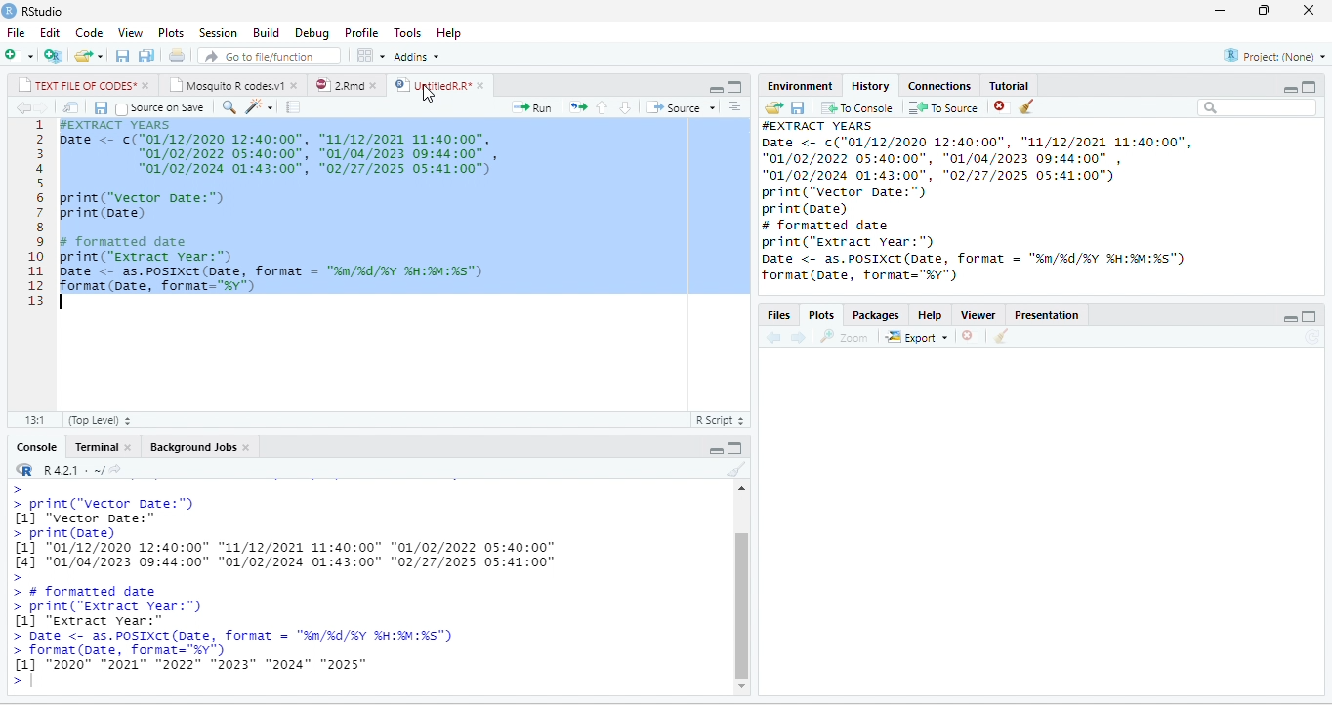 This screenshot has height=705, width=1332. Describe the element at coordinates (247, 447) in the screenshot. I see `close` at that location.